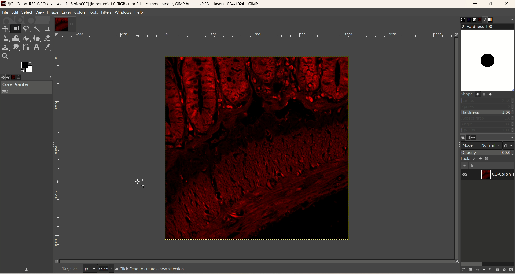  I want to click on select, so click(27, 12).